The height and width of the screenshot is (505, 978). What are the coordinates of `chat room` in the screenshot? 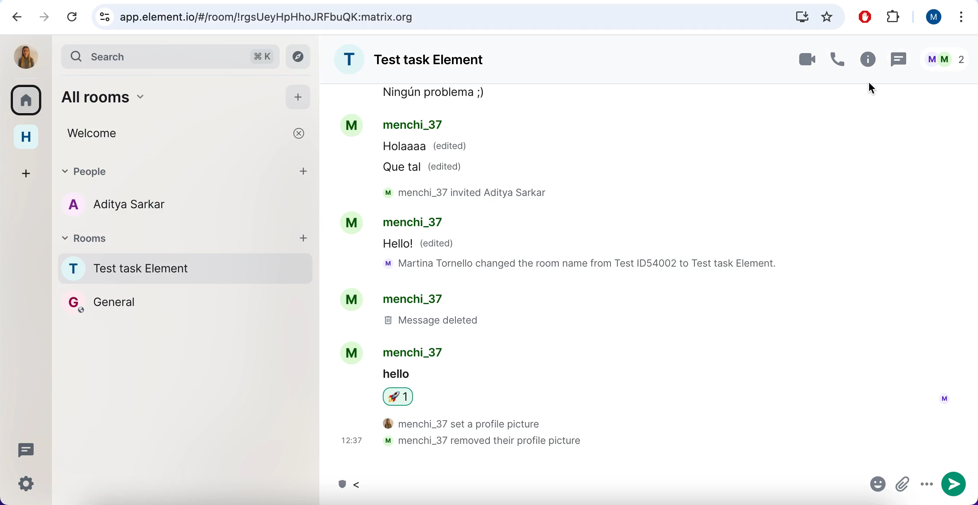 It's located at (644, 274).